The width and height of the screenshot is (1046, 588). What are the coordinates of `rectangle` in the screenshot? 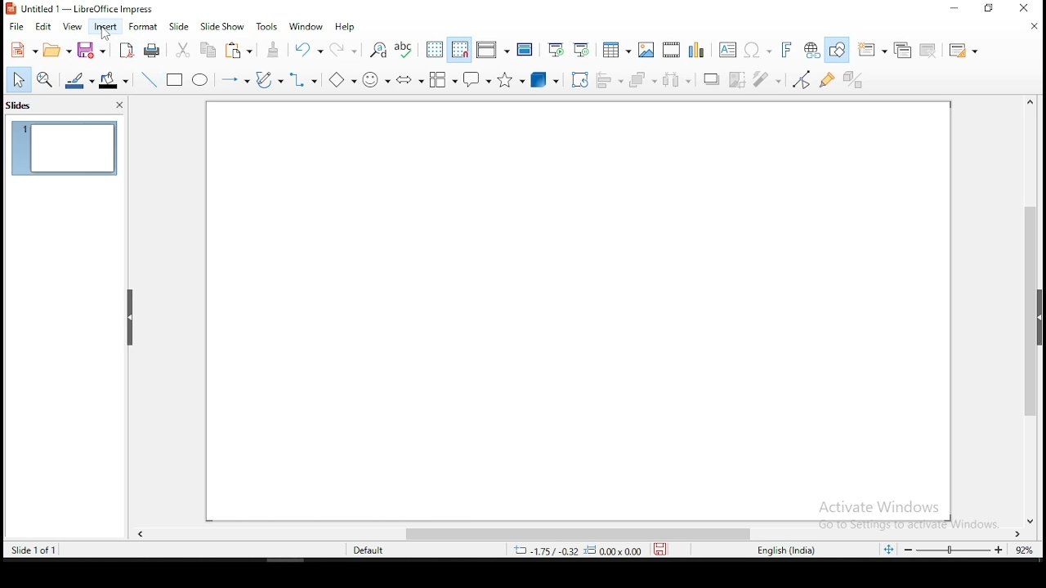 It's located at (176, 80).